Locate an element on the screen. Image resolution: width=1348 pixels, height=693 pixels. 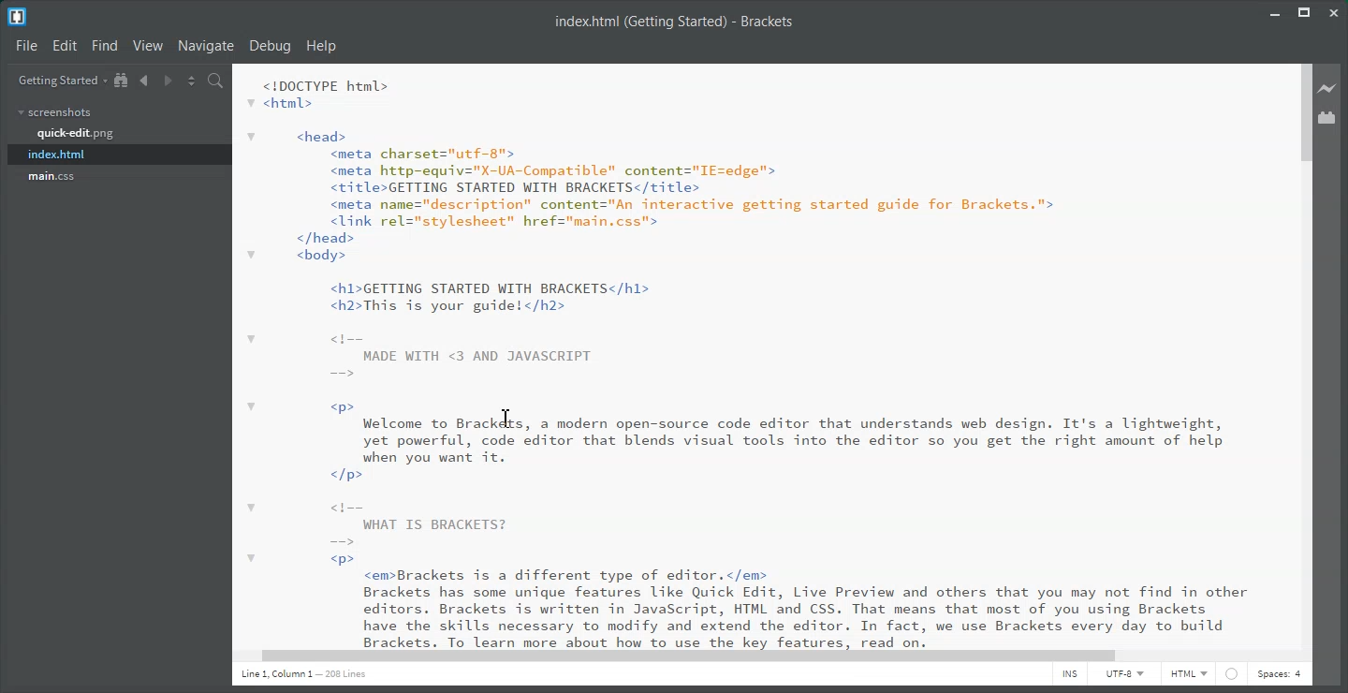
index.html (Getting Started) - Brackets is located at coordinates (673, 21).